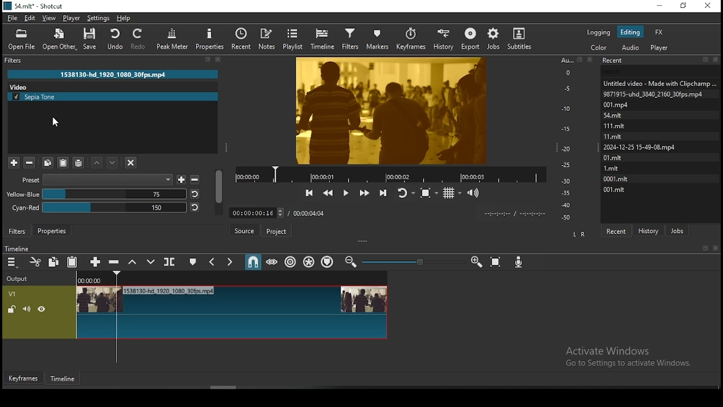  I want to click on S4.mit* - Shotcut, so click(33, 6).